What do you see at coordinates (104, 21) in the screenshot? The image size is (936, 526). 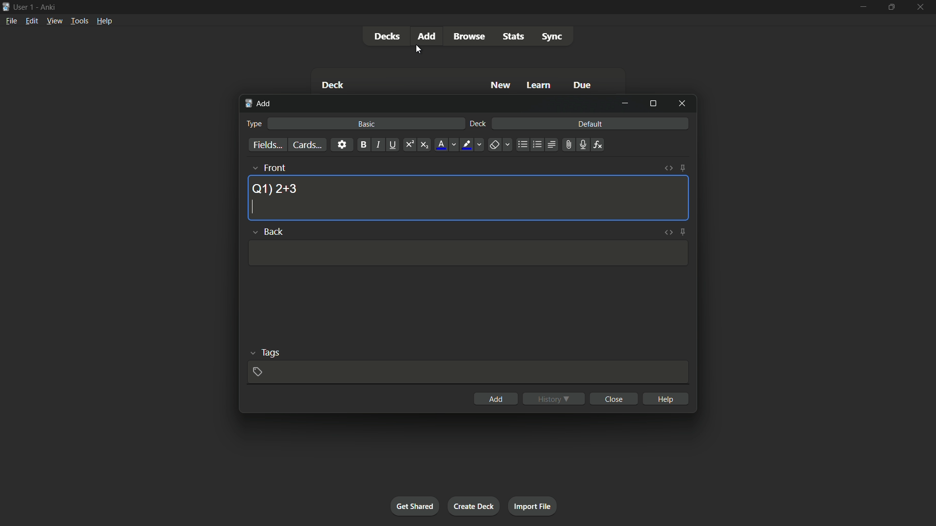 I see `help menu` at bounding box center [104, 21].